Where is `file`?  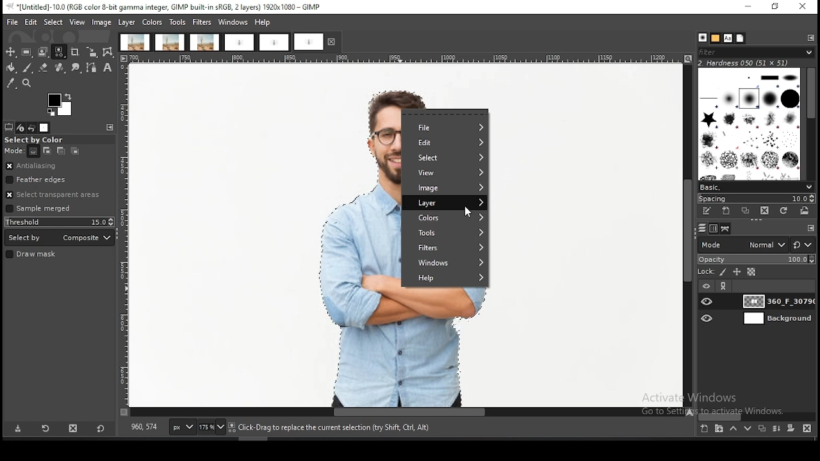
file is located at coordinates (13, 22).